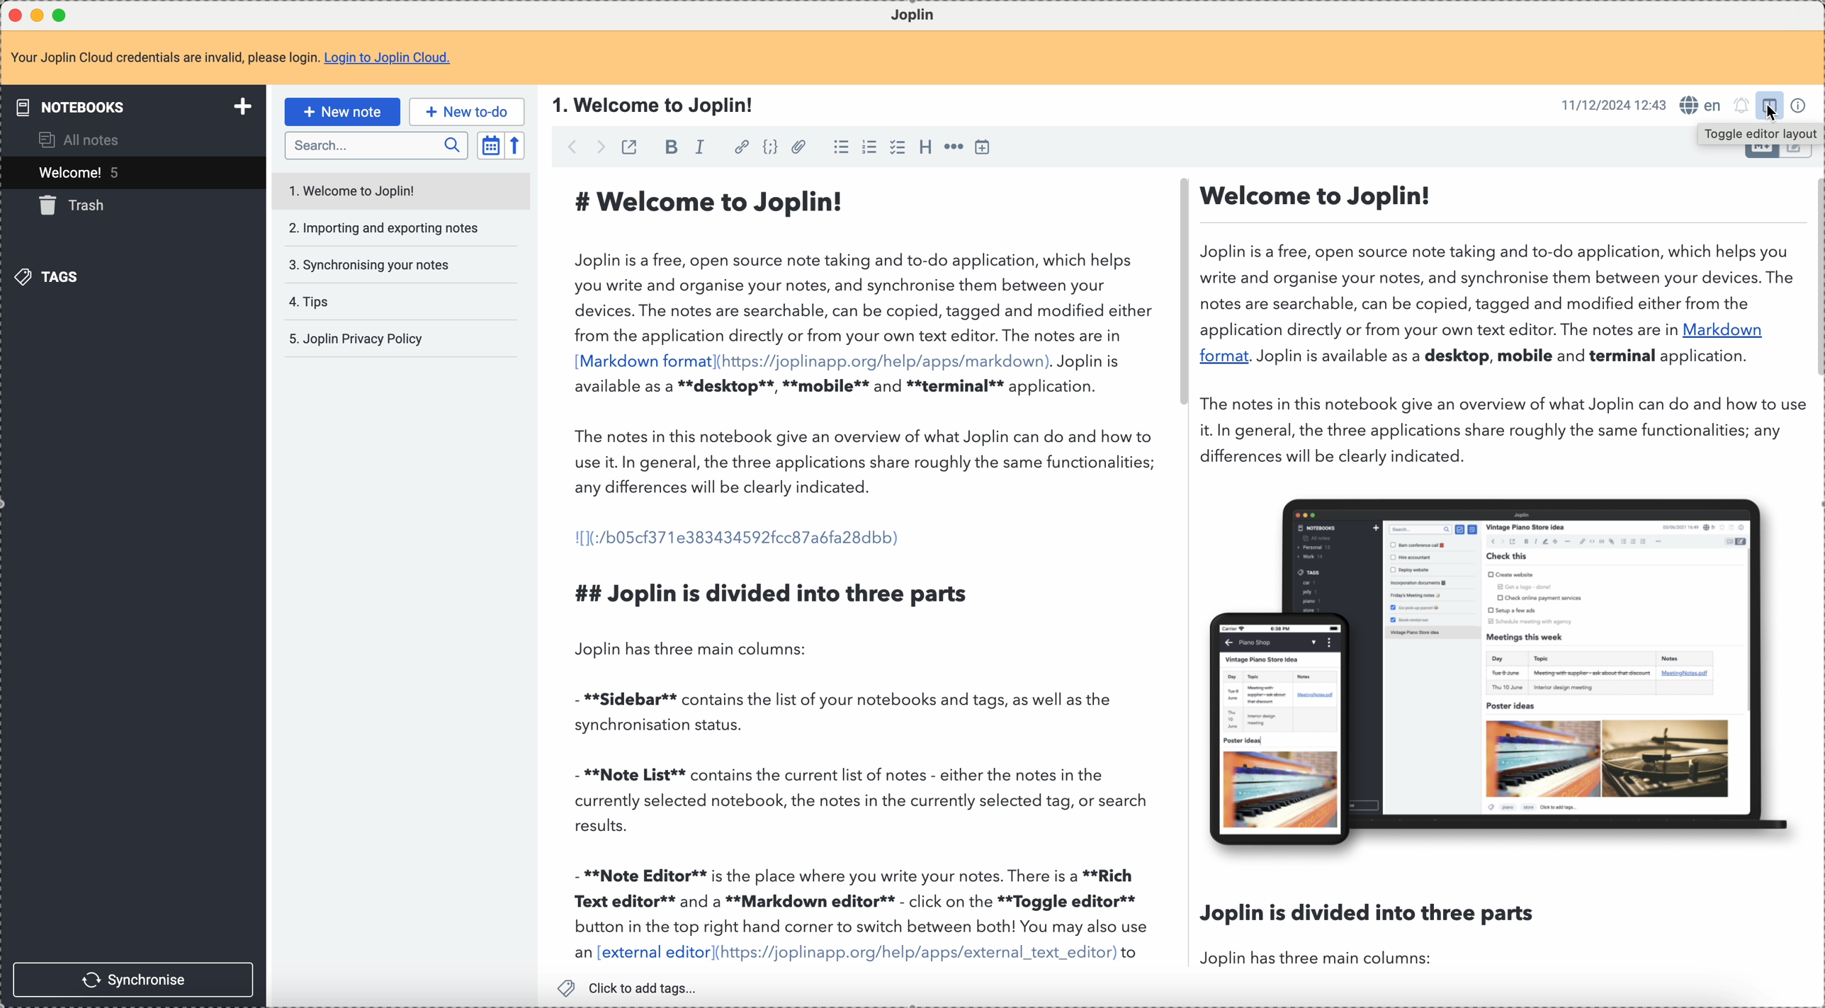  What do you see at coordinates (1498, 276) in the screenshot?
I see `Joplin is a free, open source note taking and to-do application, which helps you
write and organise your notes, and synchronise them between your devices. The
notes are searchable, can be copied, tagged and modified either from the` at bounding box center [1498, 276].